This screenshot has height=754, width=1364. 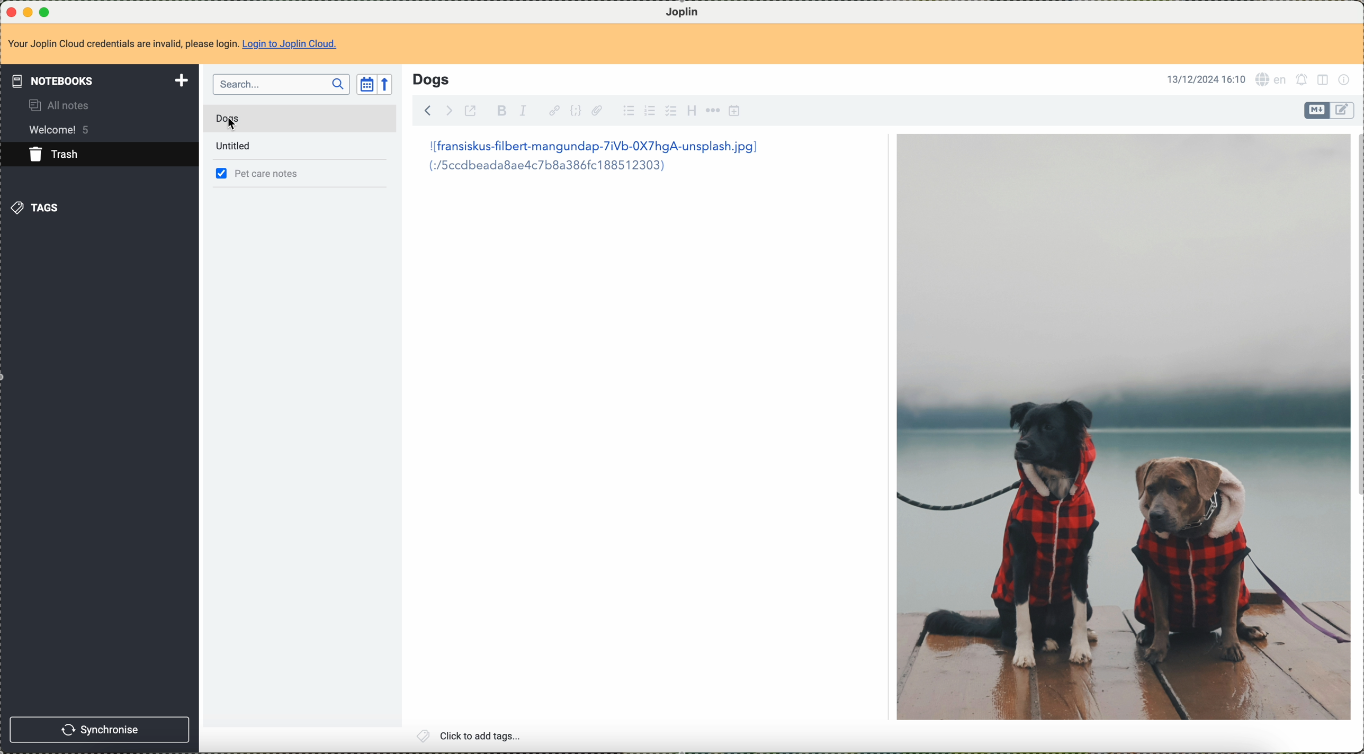 What do you see at coordinates (501, 111) in the screenshot?
I see `bold` at bounding box center [501, 111].